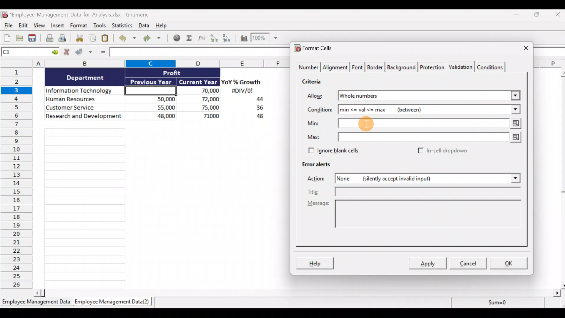 The width and height of the screenshot is (565, 318). What do you see at coordinates (315, 49) in the screenshot?
I see `Format cells` at bounding box center [315, 49].